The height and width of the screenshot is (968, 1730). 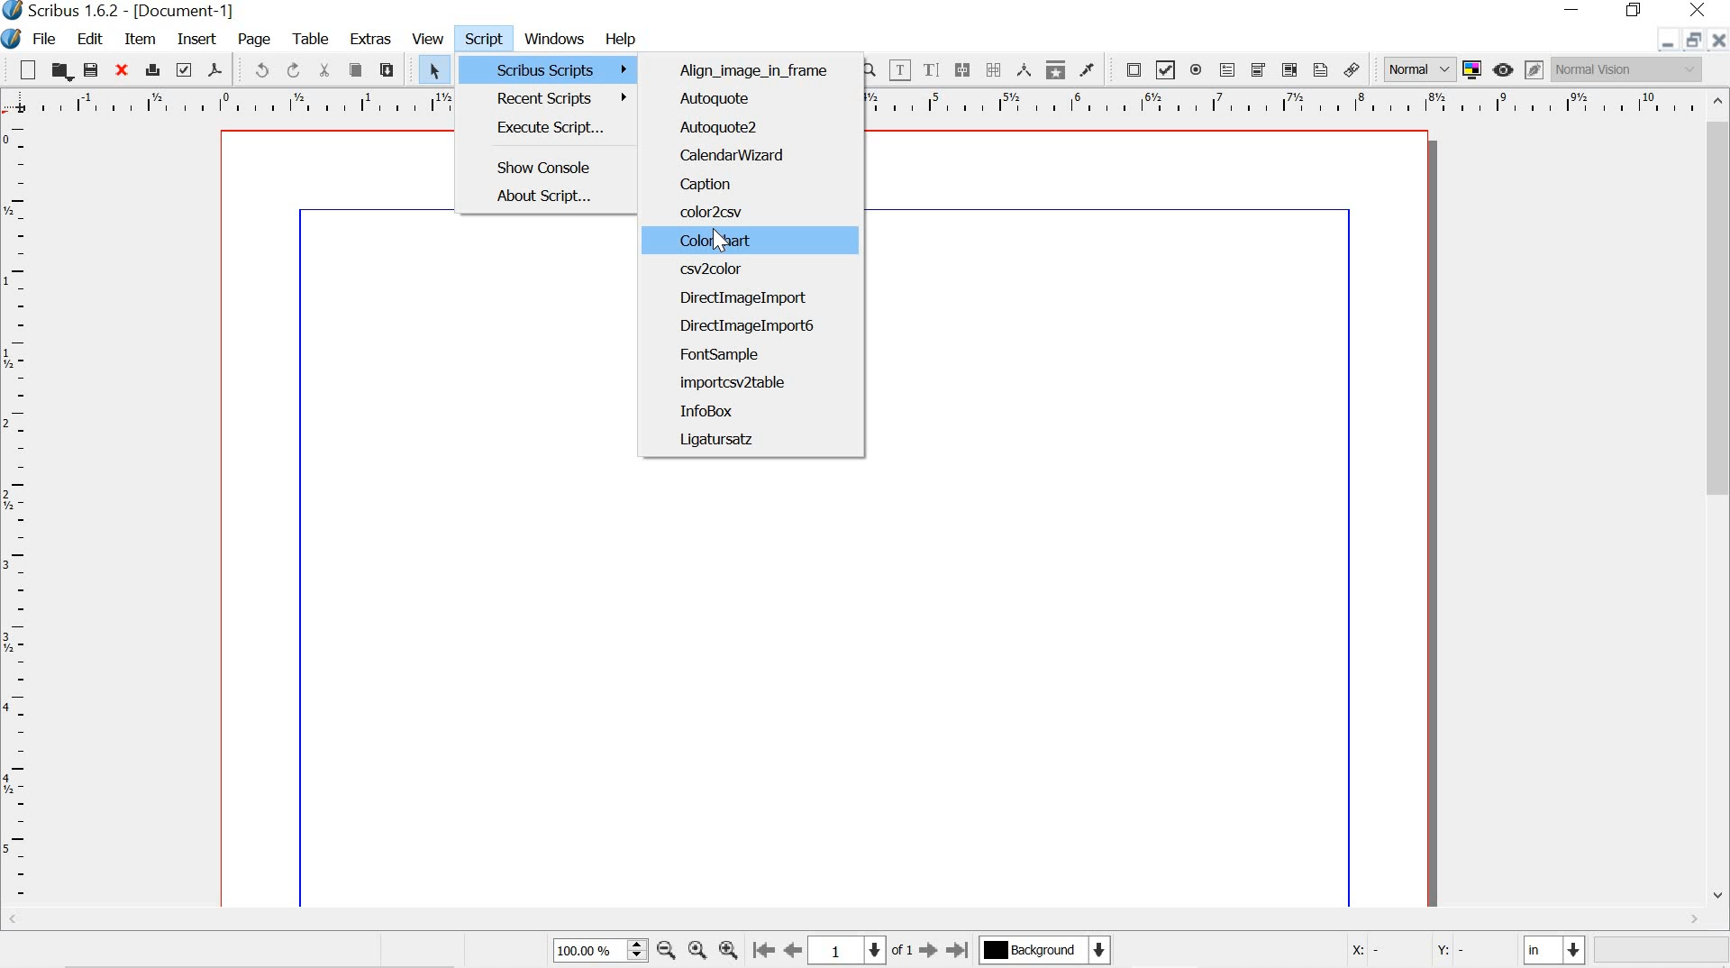 I want to click on csv2color, so click(x=755, y=271).